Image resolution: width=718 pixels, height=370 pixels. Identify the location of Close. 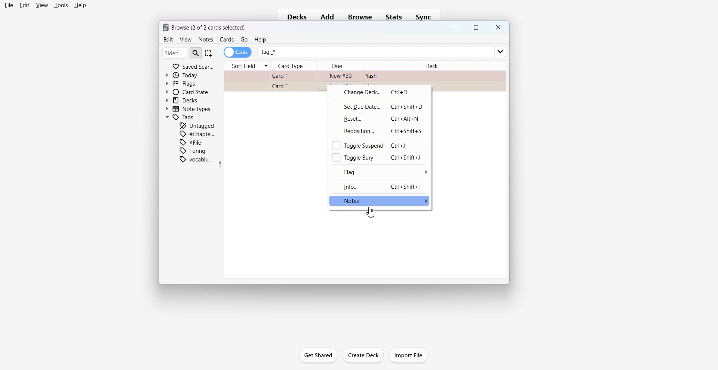
(497, 27).